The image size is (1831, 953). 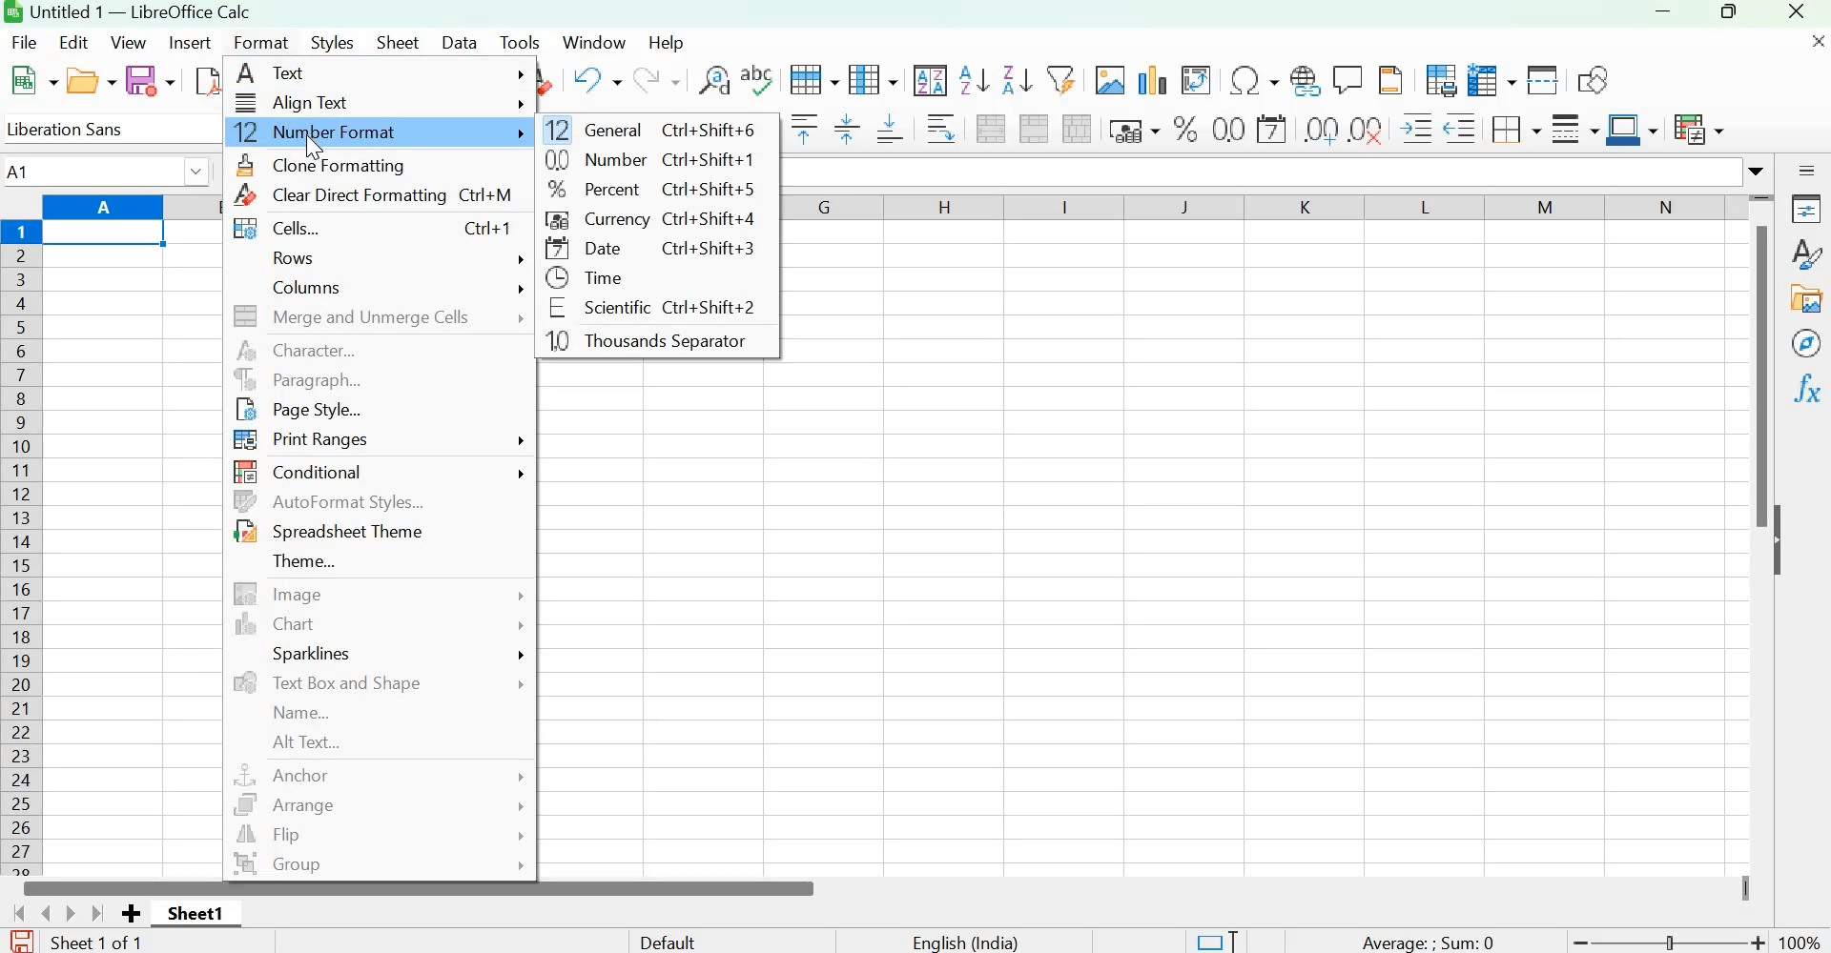 What do you see at coordinates (1513, 128) in the screenshot?
I see `Borders` at bounding box center [1513, 128].